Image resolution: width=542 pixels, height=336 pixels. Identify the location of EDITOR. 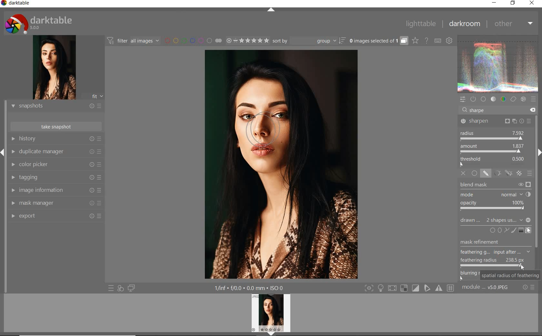
(469, 111).